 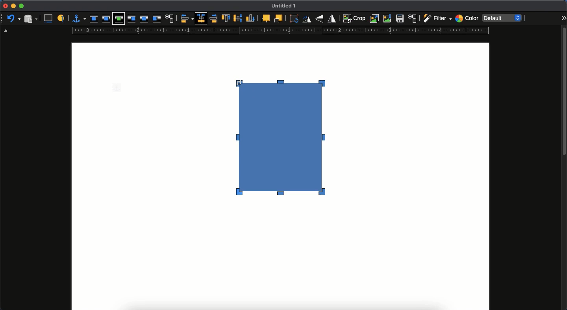 What do you see at coordinates (187, 18) in the screenshot?
I see `align objects` at bounding box center [187, 18].